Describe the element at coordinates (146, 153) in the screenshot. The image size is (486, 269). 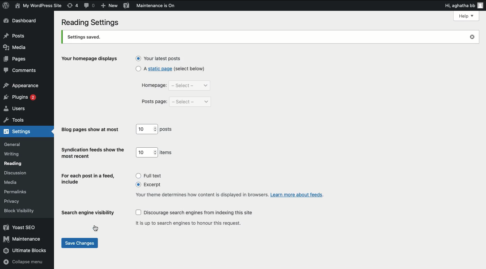
I see `10` at that location.